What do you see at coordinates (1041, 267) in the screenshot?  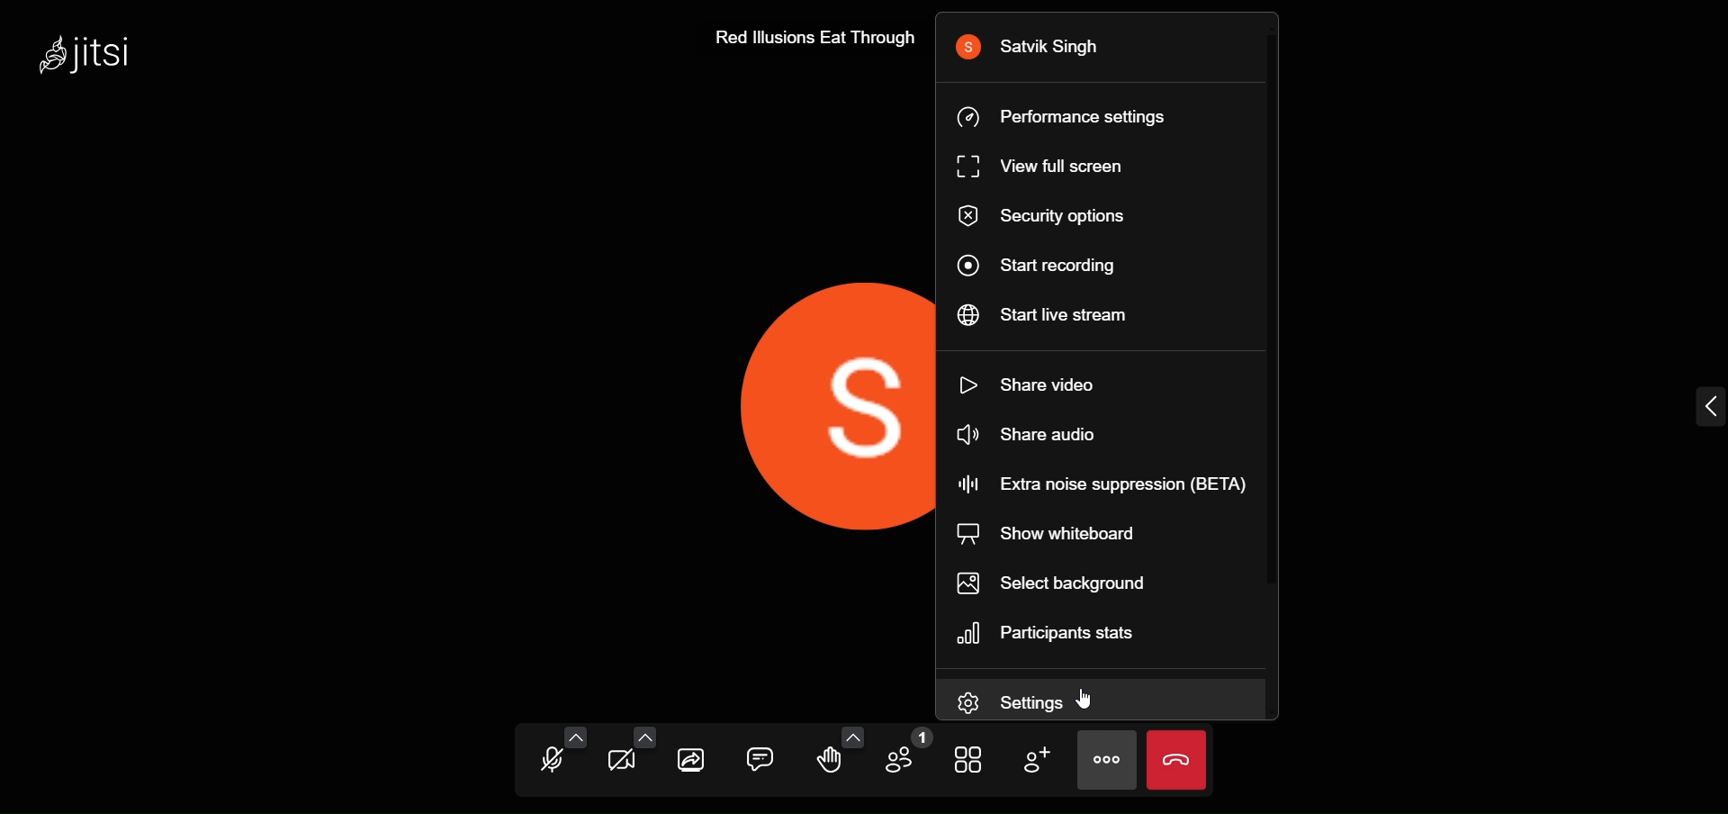 I see `start recording` at bounding box center [1041, 267].